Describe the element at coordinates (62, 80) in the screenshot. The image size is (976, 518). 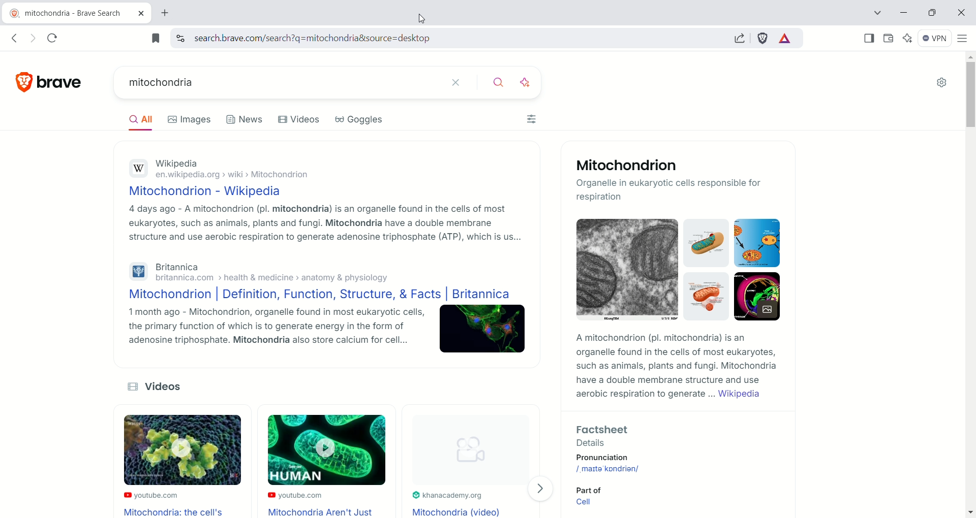
I see `brave` at that location.